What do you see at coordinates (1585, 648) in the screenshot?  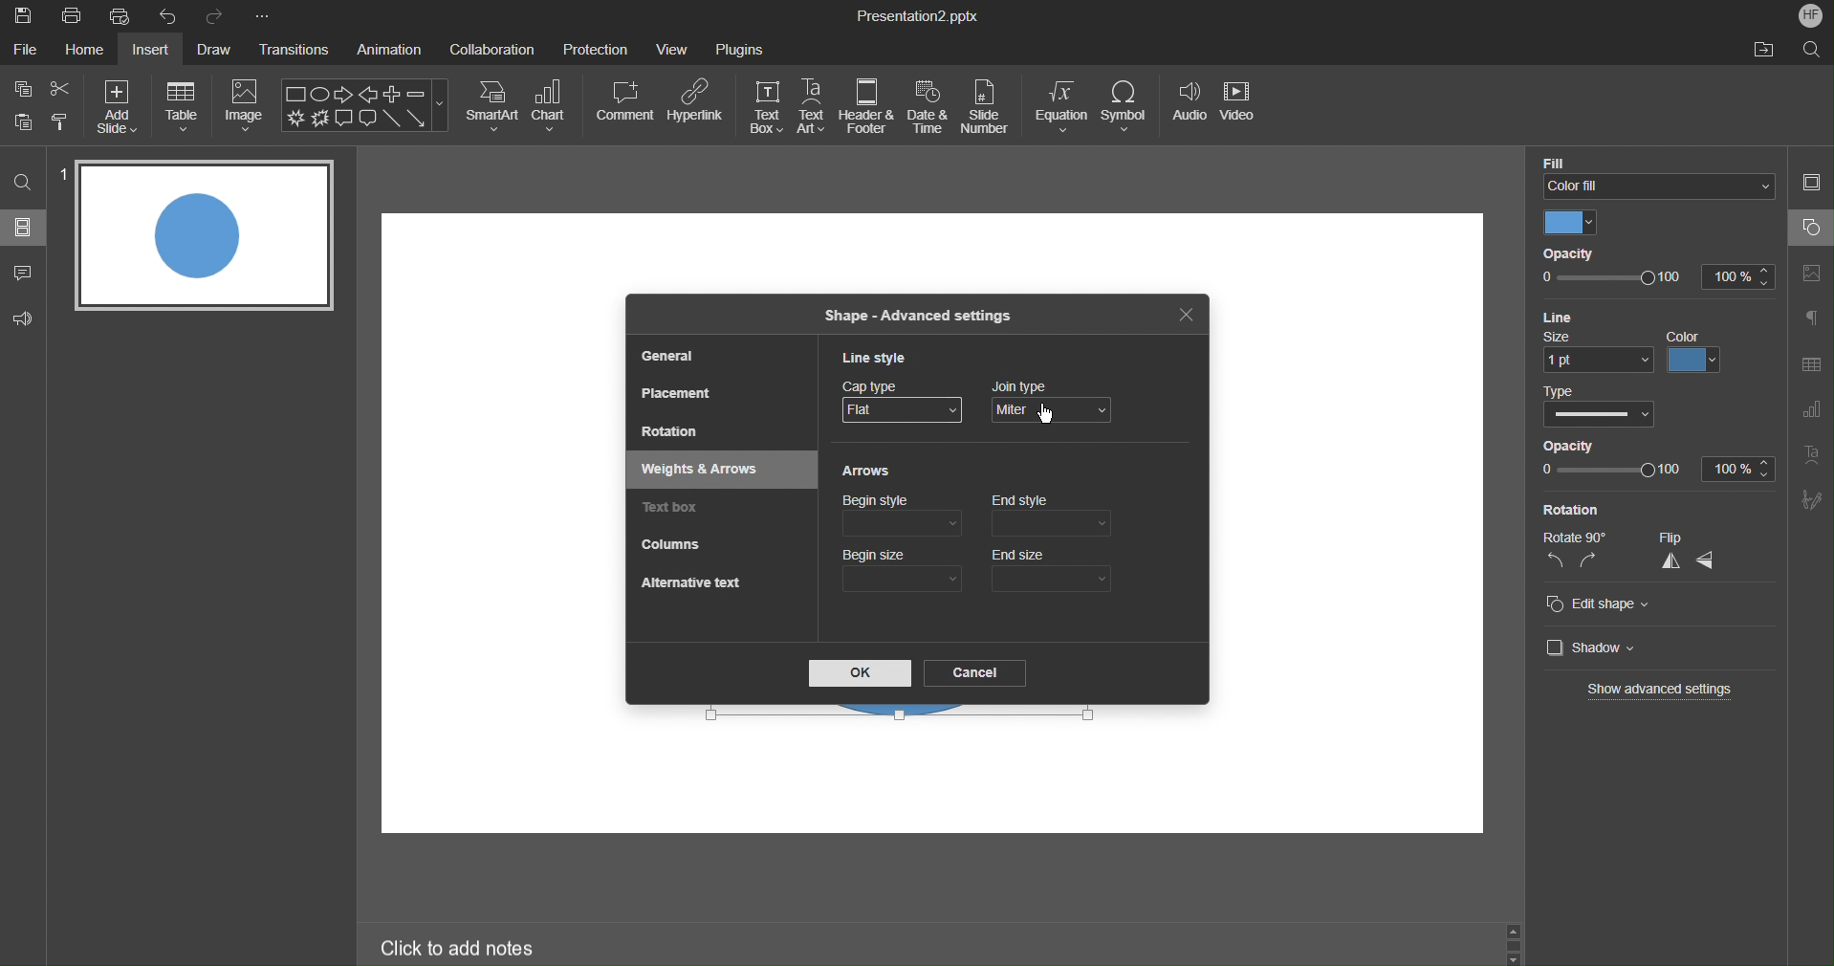 I see `Shadow` at bounding box center [1585, 648].